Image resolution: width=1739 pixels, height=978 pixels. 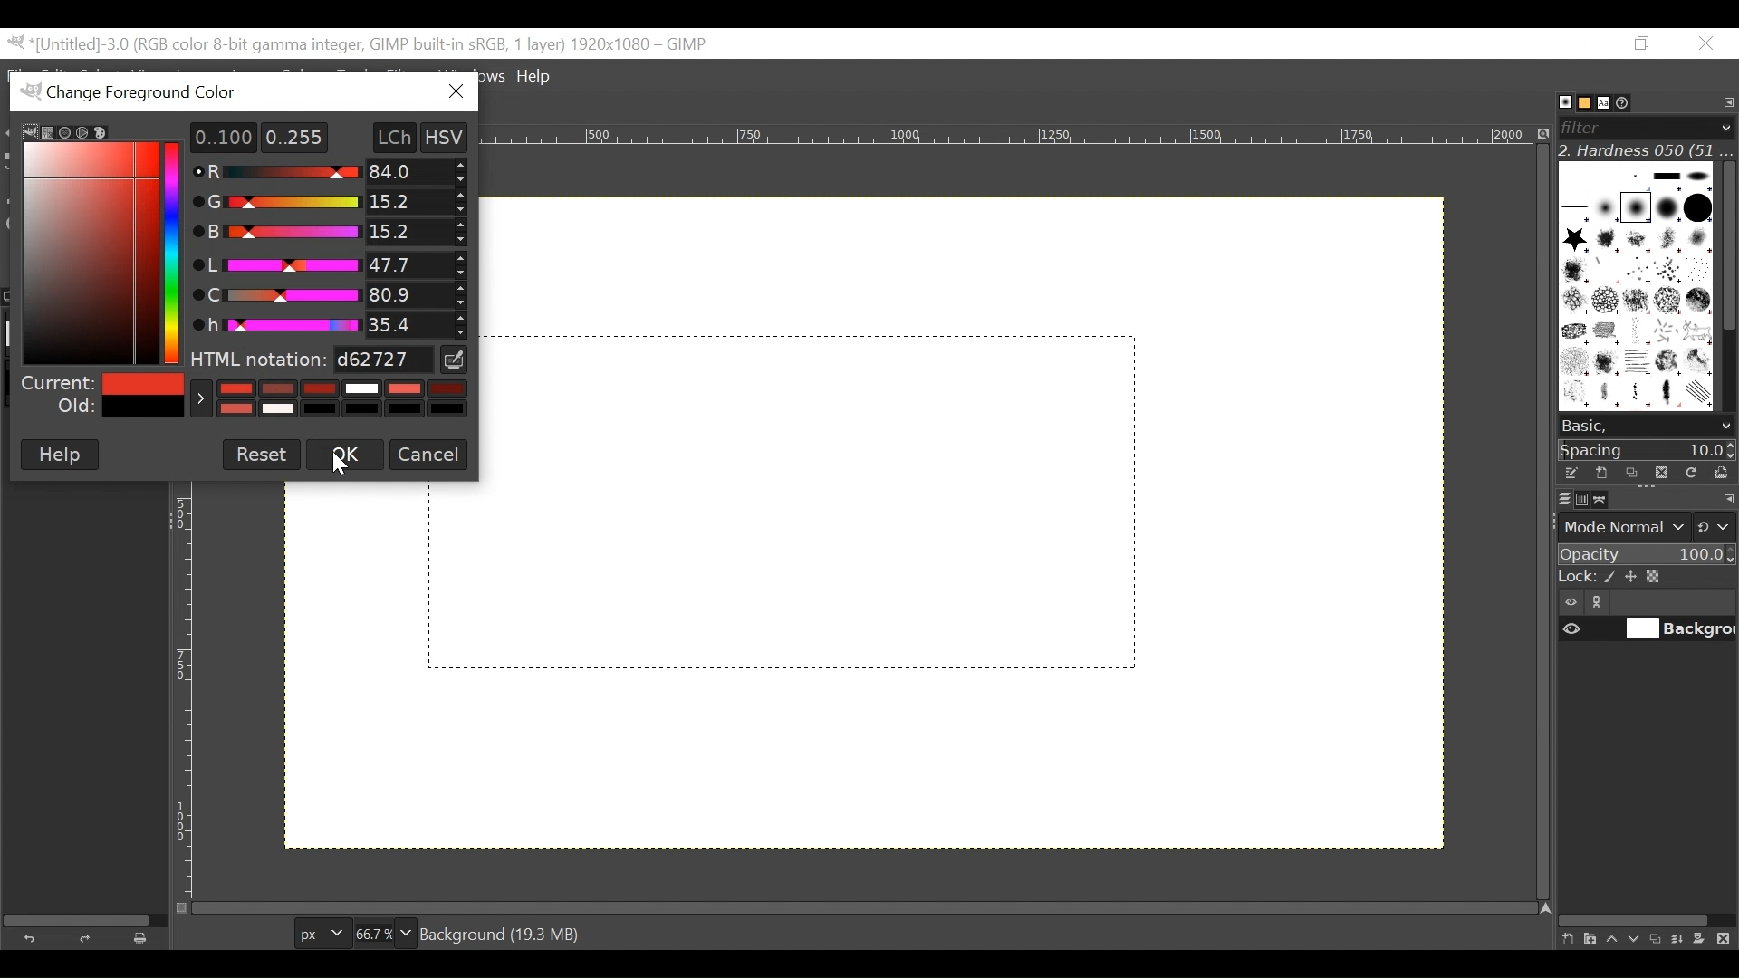 What do you see at coordinates (1682, 938) in the screenshot?
I see `merge the layer` at bounding box center [1682, 938].